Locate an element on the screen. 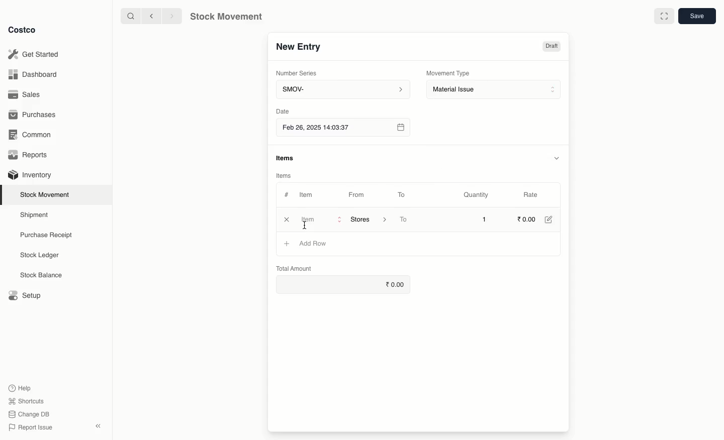 The image size is (724, 440). Help is located at coordinates (21, 387).